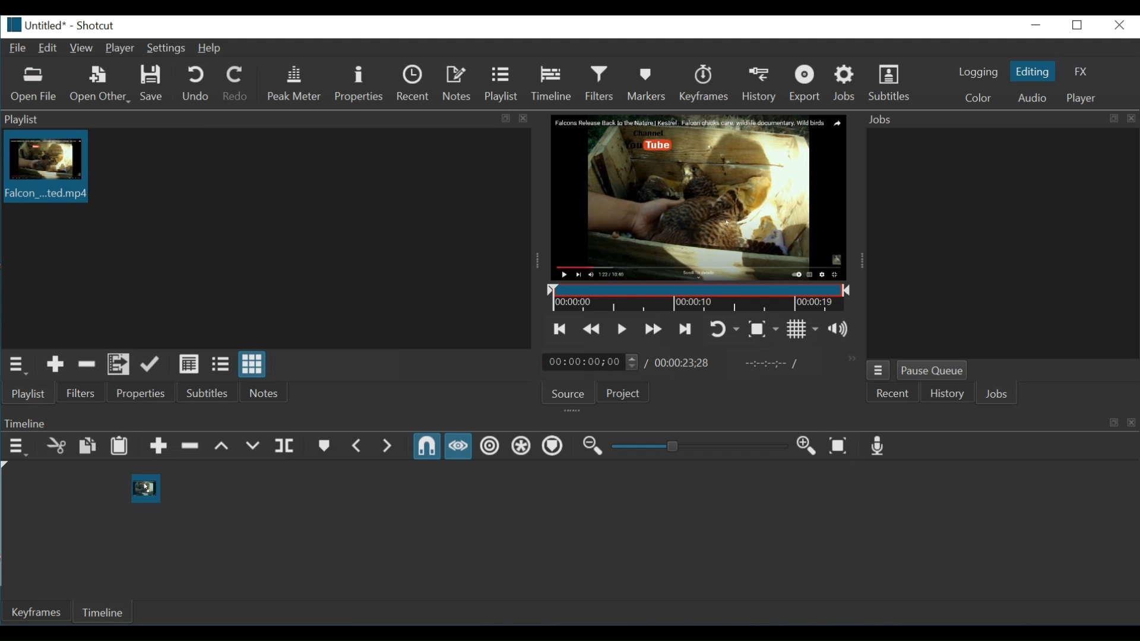 The image size is (1140, 641). I want to click on Scrub while dragging, so click(458, 446).